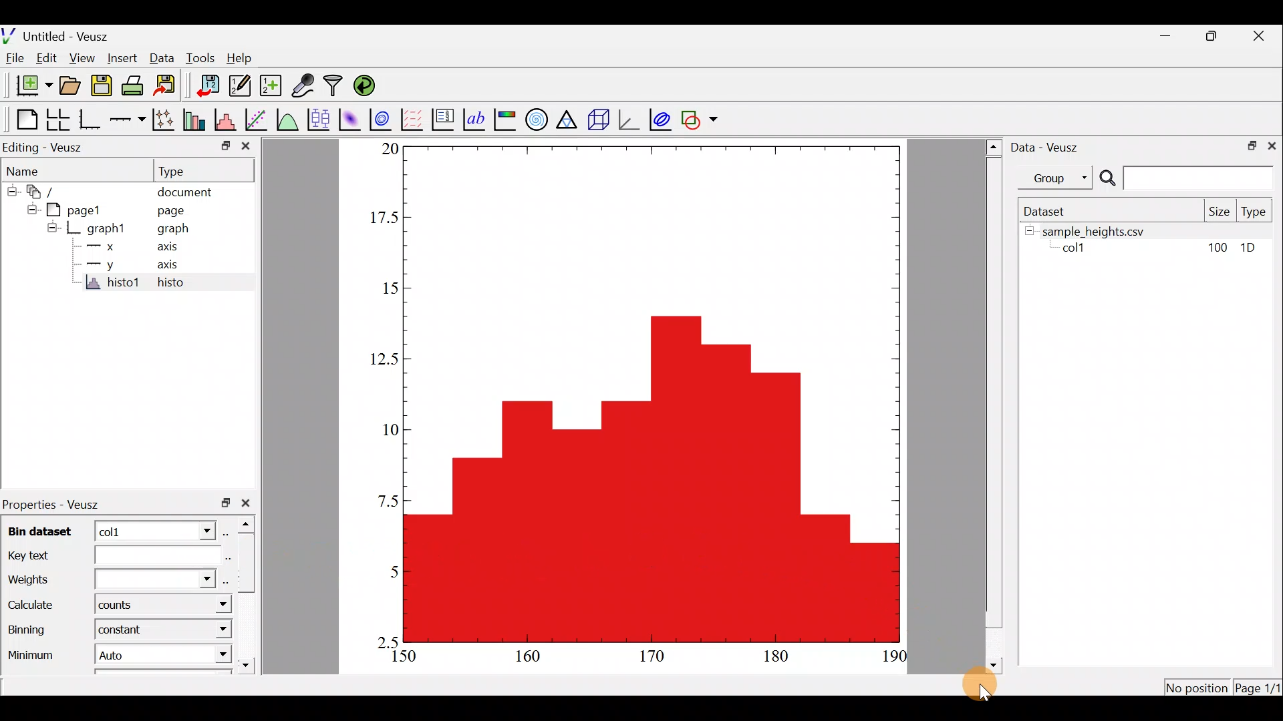  What do you see at coordinates (55, 35) in the screenshot?
I see `Untitled - Veusz` at bounding box center [55, 35].